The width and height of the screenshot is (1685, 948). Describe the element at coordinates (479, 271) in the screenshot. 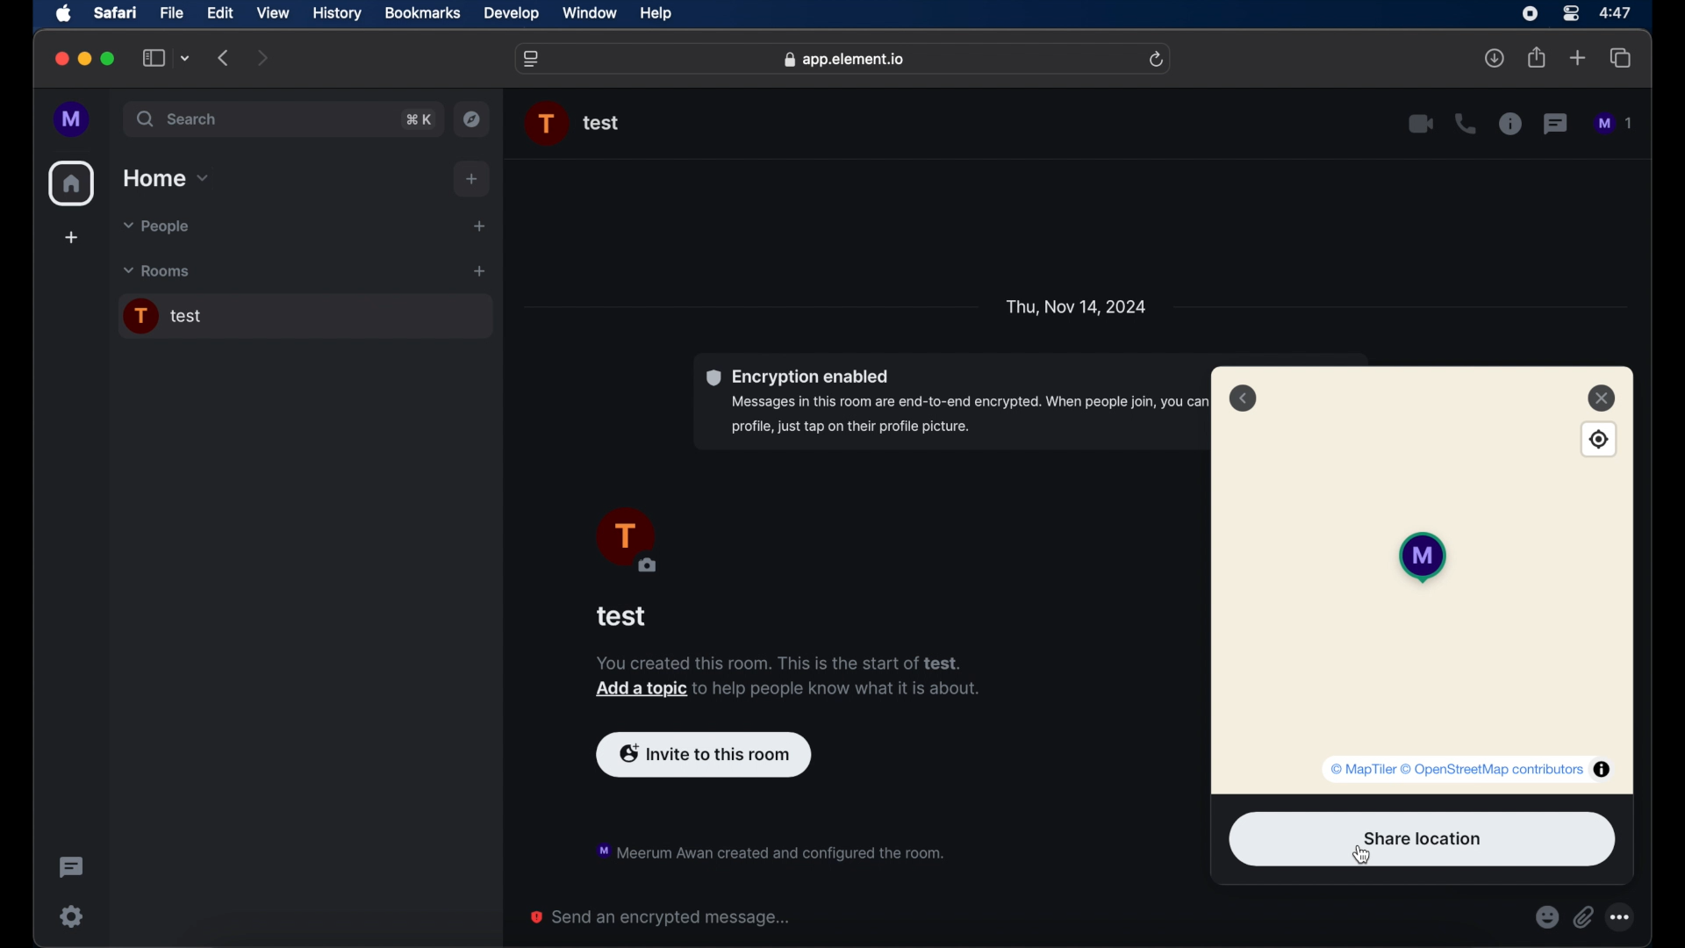

I see `add  room` at that location.